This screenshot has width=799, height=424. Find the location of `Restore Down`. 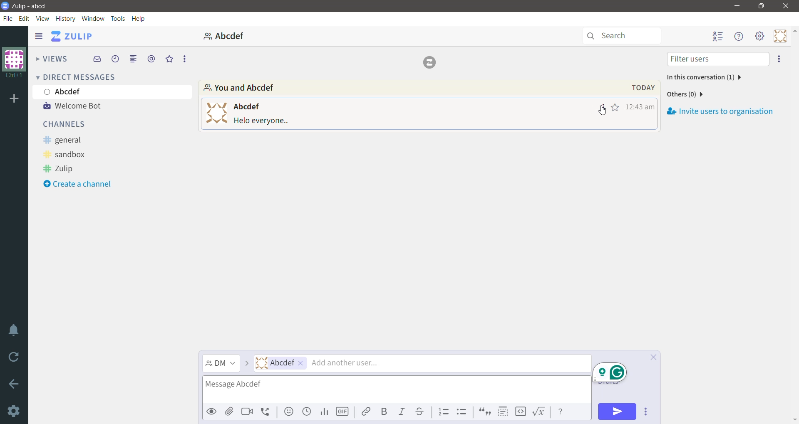

Restore Down is located at coordinates (762, 6).